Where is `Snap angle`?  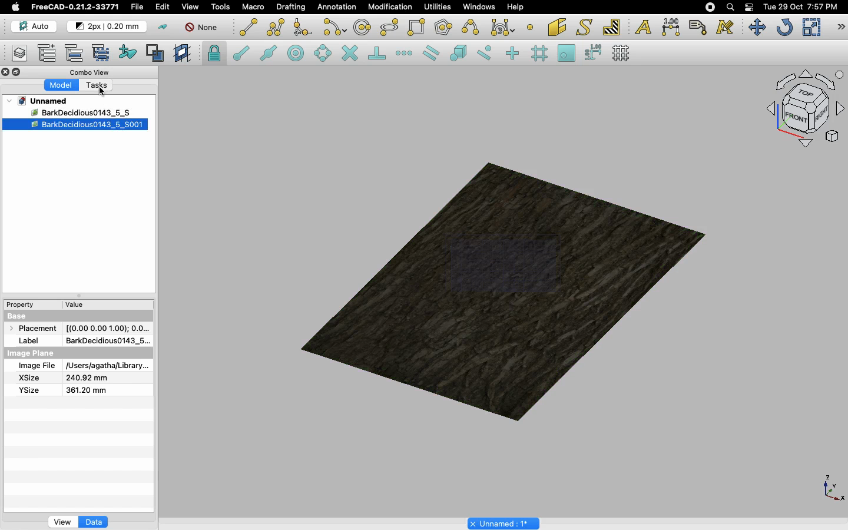
Snap angle is located at coordinates (323, 54).